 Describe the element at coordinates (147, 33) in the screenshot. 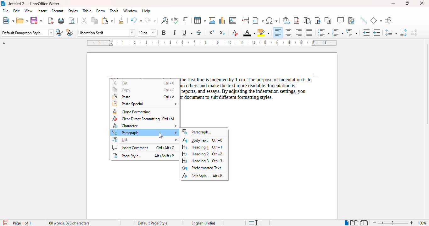

I see `font size` at that location.